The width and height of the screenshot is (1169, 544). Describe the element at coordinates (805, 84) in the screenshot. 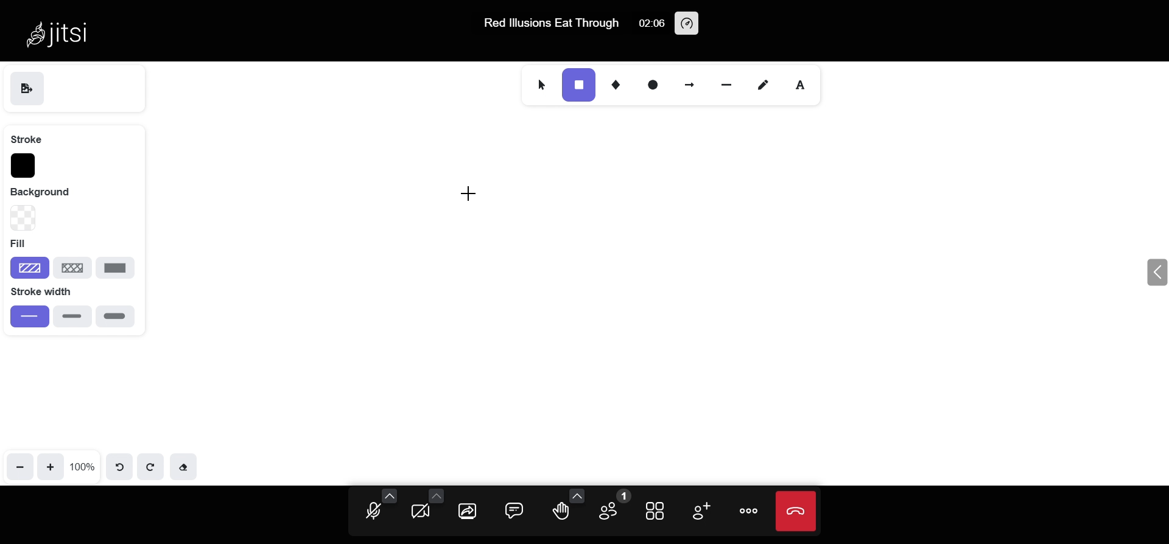

I see `text` at that location.